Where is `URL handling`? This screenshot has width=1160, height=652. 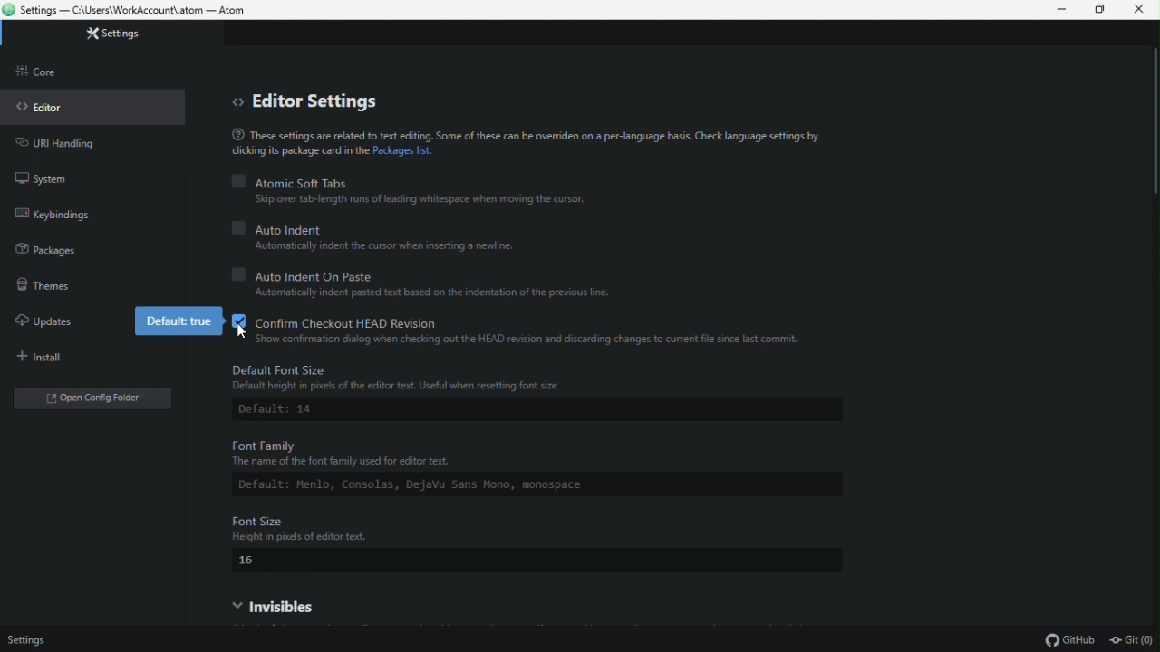 URL handling is located at coordinates (75, 145).